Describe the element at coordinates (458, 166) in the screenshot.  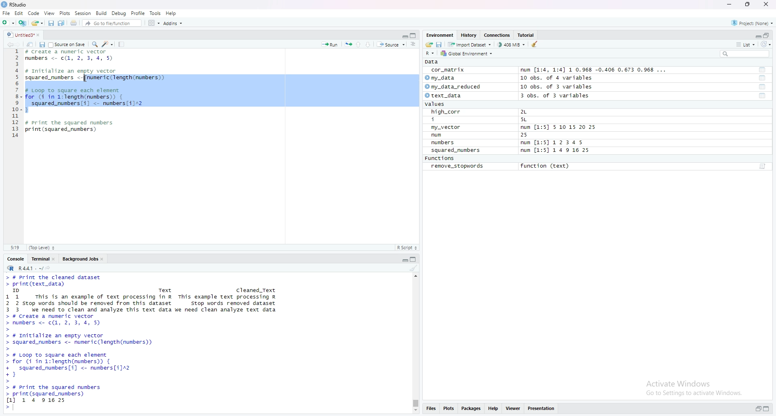
I see `remove_stopwords` at that location.